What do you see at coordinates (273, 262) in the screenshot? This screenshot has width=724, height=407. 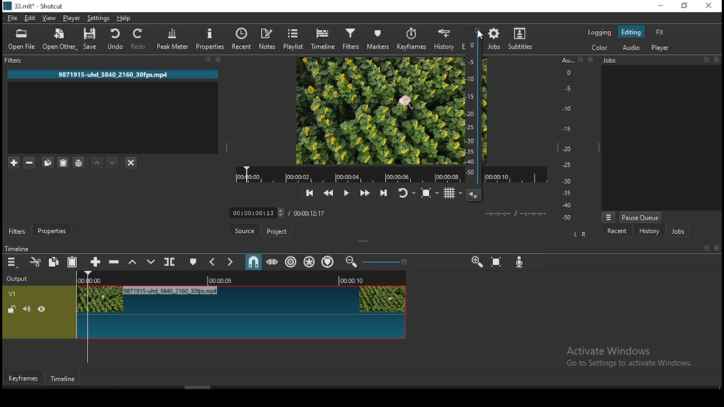 I see `scrub while dragging` at bounding box center [273, 262].